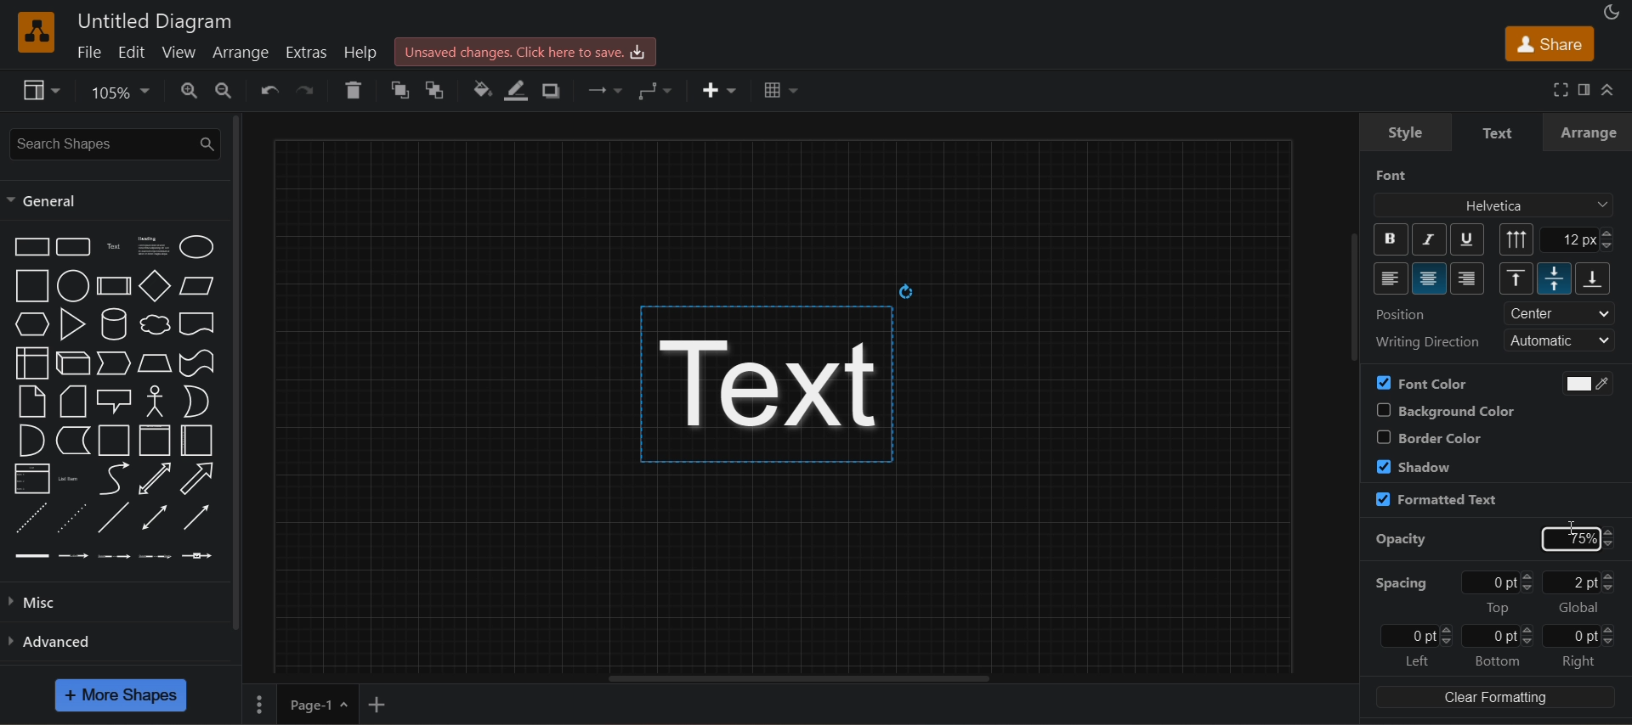 This screenshot has width=1632, height=725. I want to click on directional connector, so click(197, 517).